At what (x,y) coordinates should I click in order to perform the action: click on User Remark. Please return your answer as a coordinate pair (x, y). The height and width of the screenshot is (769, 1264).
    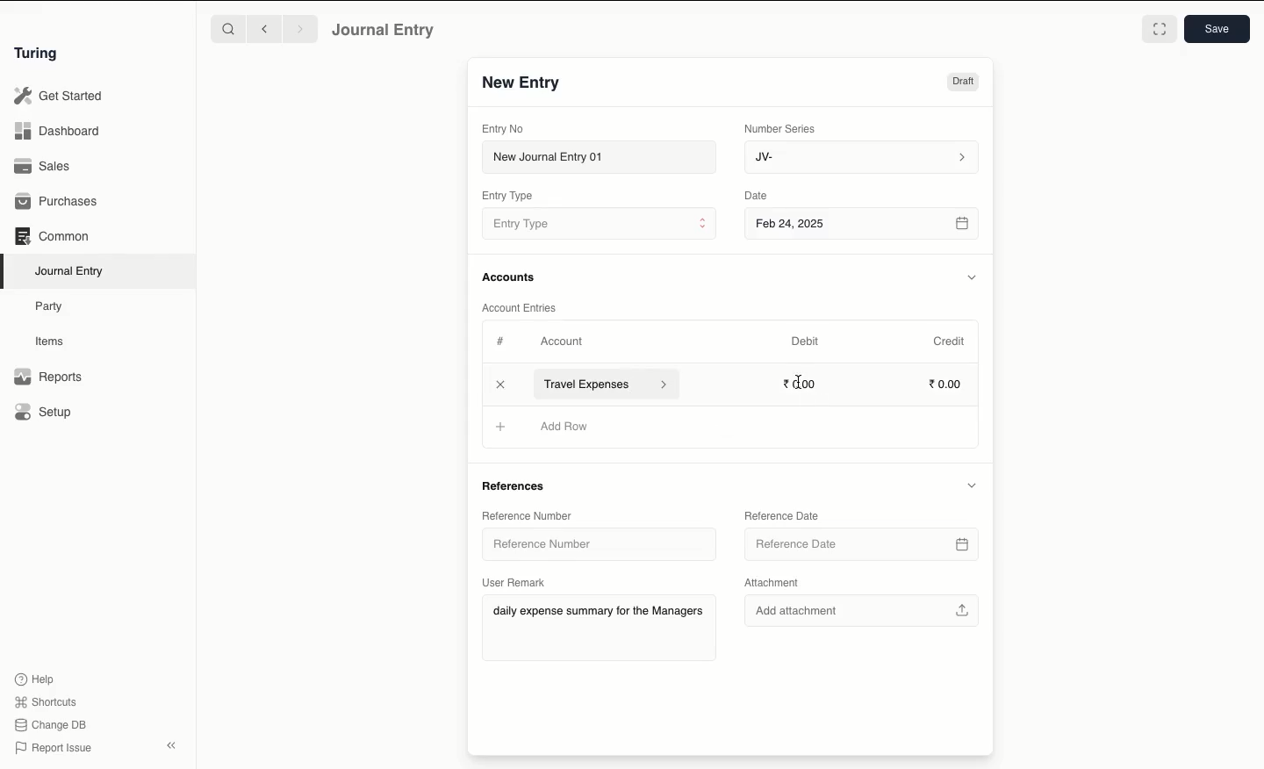
    Looking at the image, I should click on (516, 582).